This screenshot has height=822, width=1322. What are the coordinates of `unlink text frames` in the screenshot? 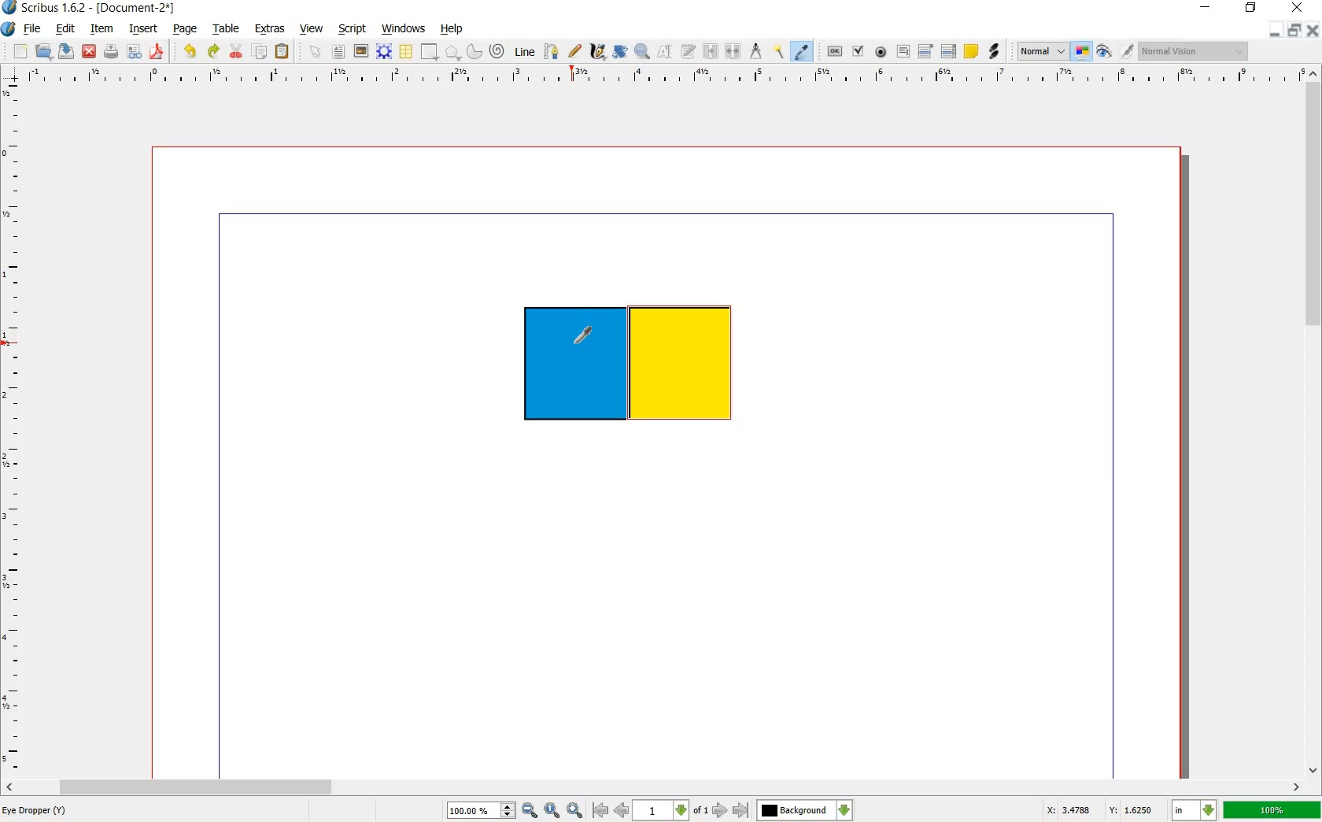 It's located at (734, 50).